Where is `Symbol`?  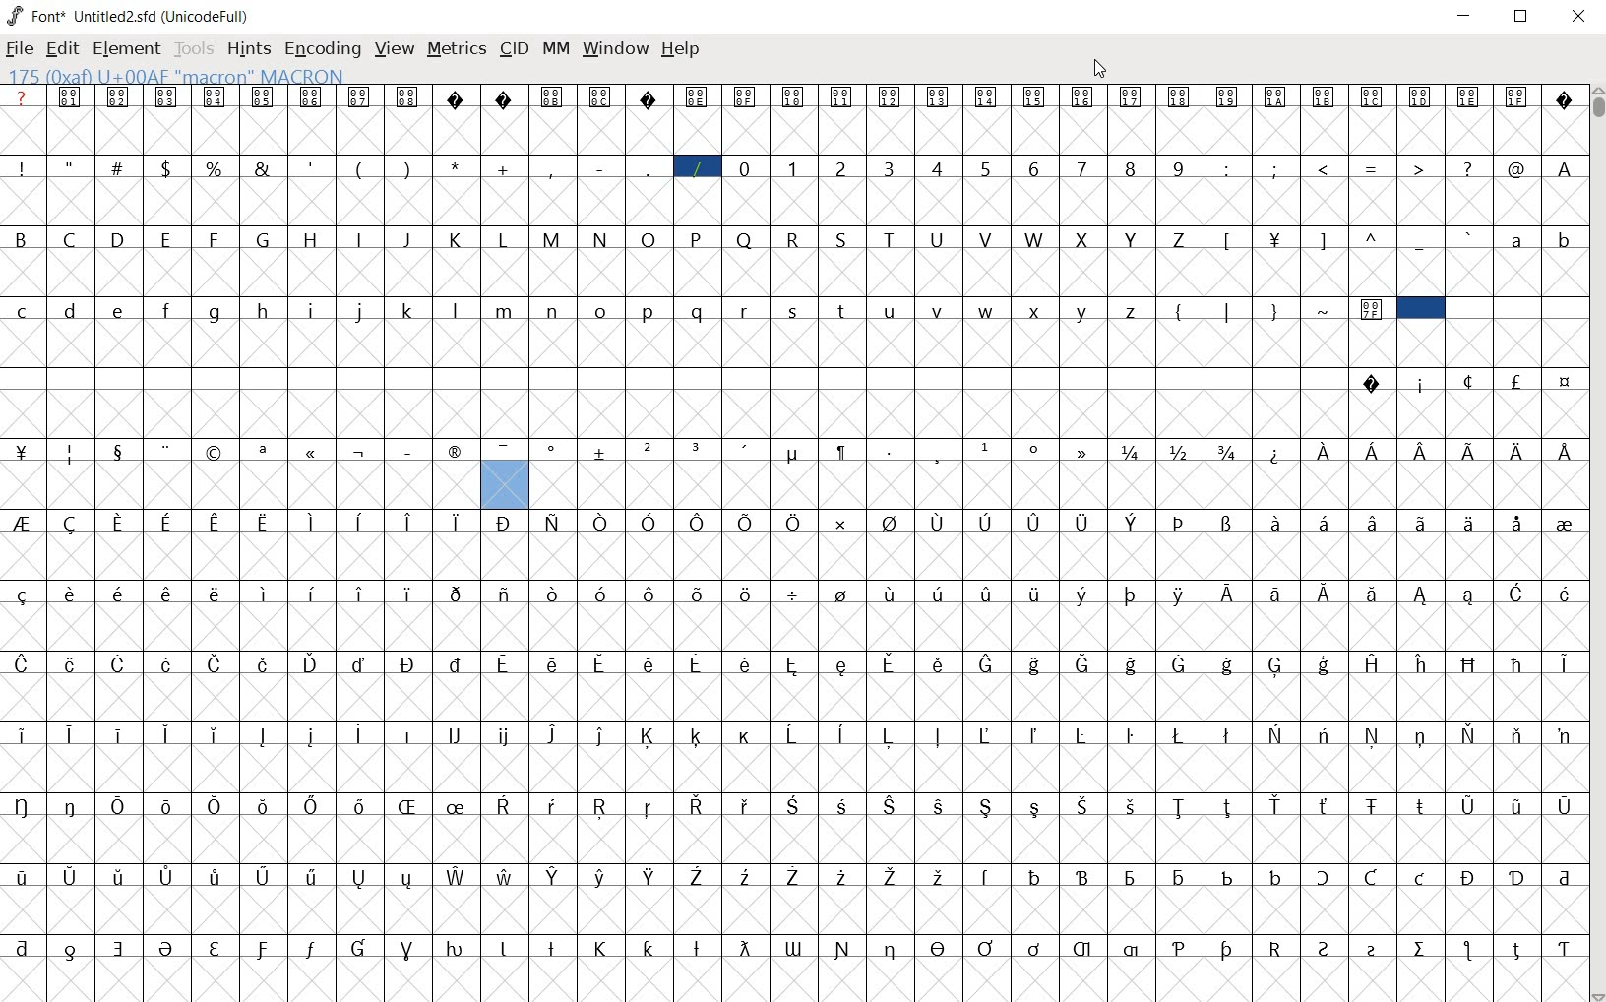
Symbol is located at coordinates (1517, 662).